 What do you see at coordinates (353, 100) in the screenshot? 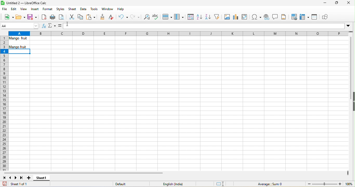
I see `height` at bounding box center [353, 100].